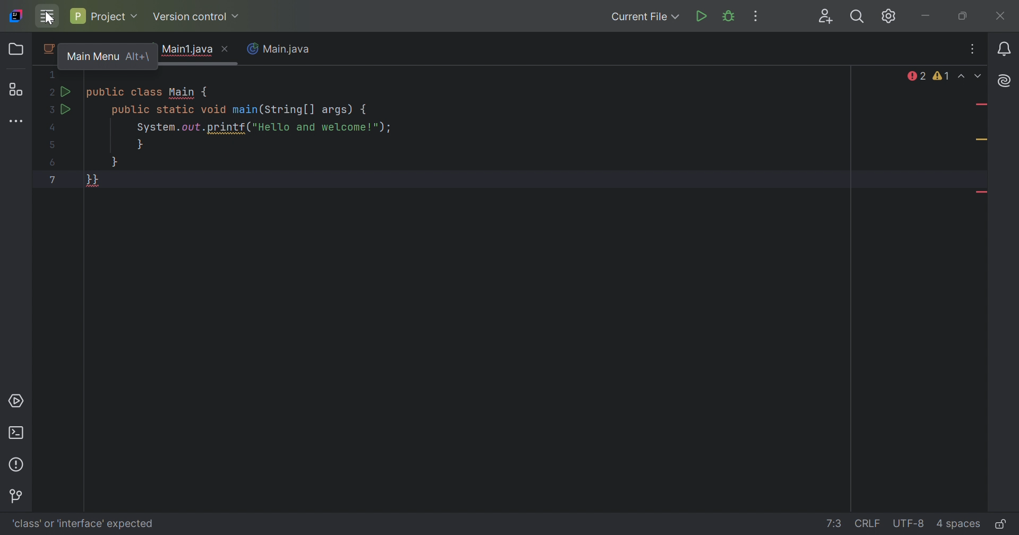 This screenshot has height=535, width=1019. I want to click on MainMenu, so click(82, 53).